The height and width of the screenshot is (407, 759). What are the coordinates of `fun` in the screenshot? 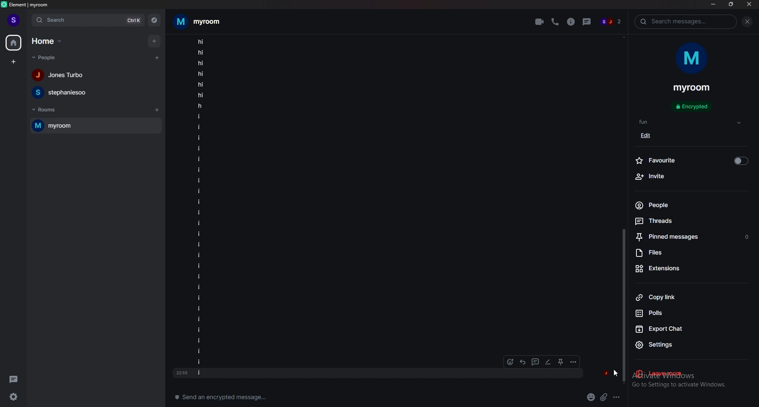 It's located at (691, 122).